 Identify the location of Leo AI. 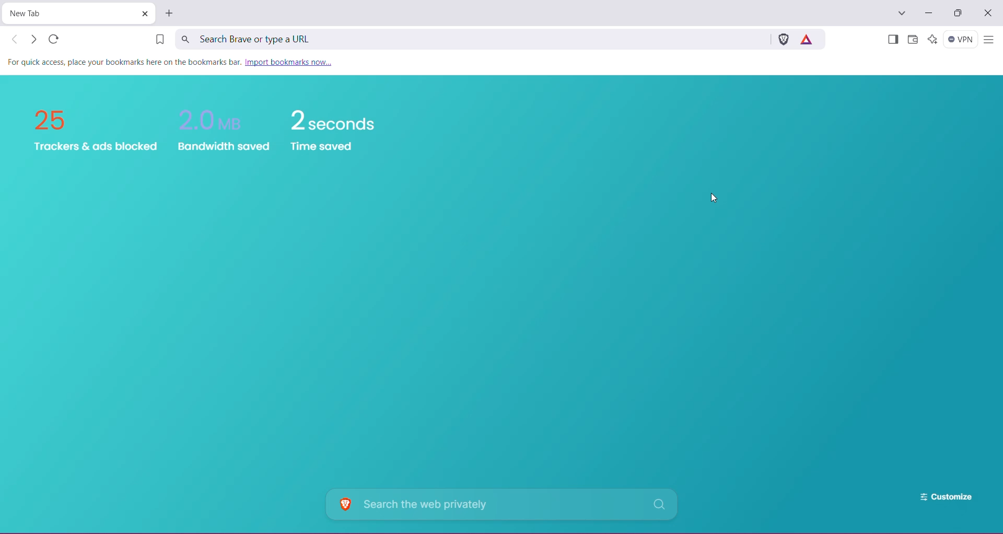
(932, 39).